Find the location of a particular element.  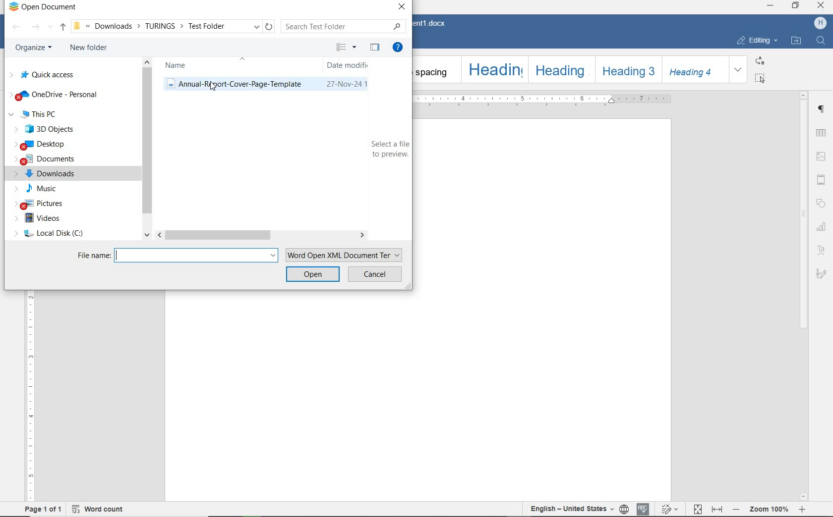

fit to width is located at coordinates (717, 510).